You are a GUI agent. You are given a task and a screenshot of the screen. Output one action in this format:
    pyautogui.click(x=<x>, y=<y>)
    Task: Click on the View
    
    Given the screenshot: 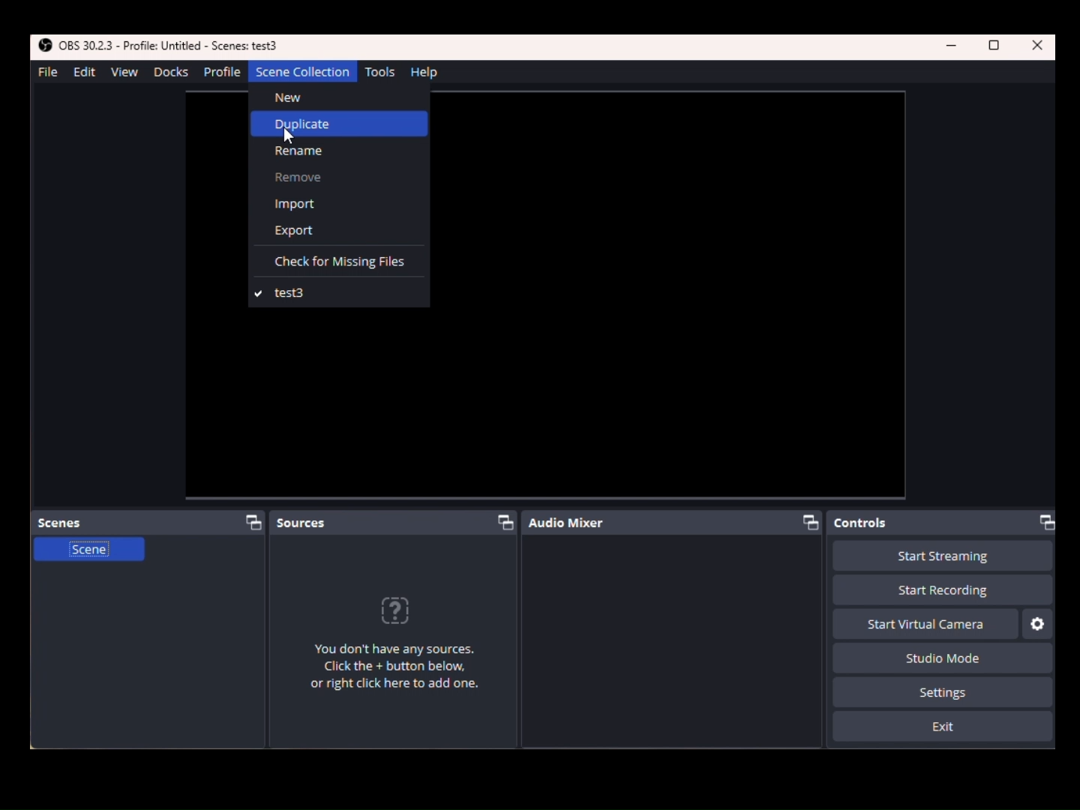 What is the action you would take?
    pyautogui.click(x=127, y=73)
    